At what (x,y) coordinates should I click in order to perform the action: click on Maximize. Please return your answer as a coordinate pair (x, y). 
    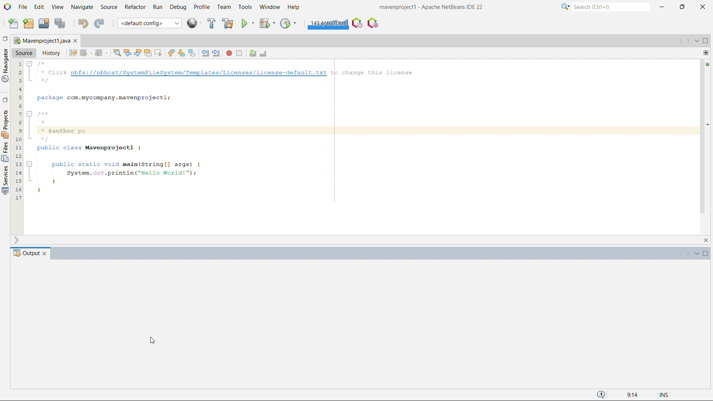
    Looking at the image, I should click on (706, 255).